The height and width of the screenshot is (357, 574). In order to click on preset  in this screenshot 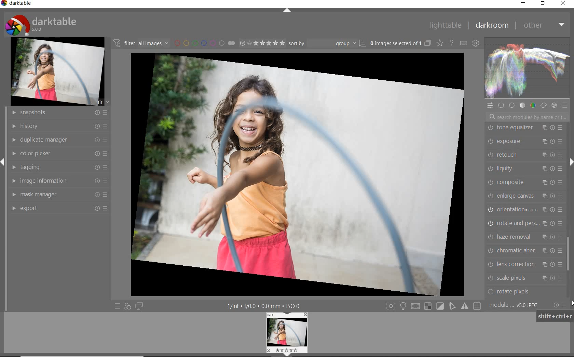, I will do `click(565, 106)`.